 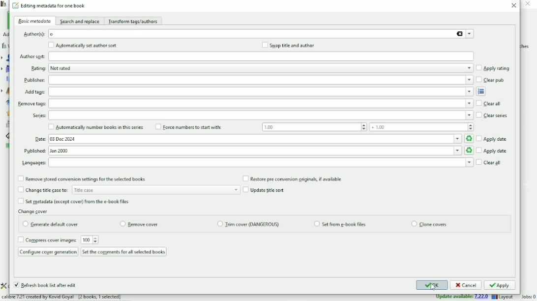 What do you see at coordinates (466, 285) in the screenshot?
I see `Cancel` at bounding box center [466, 285].